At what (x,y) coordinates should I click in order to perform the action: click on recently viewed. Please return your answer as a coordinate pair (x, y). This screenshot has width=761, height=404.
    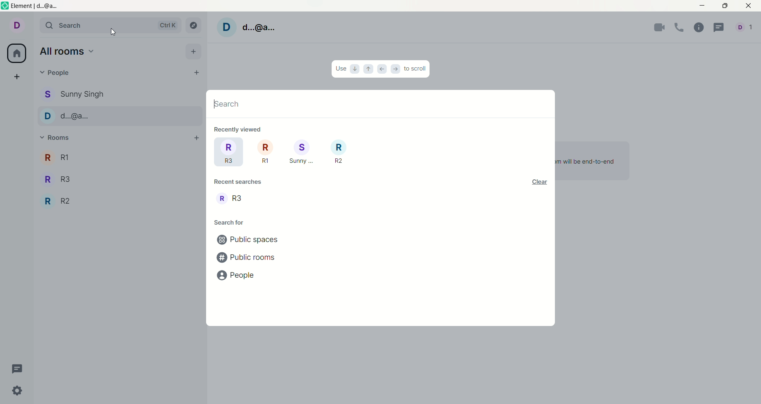
    Looking at the image, I should click on (239, 129).